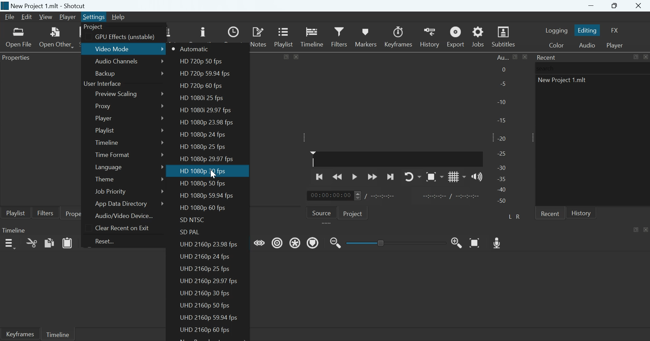 The image size is (650, 341). Describe the element at coordinates (201, 208) in the screenshot. I see `HD 1080p 60fps` at that location.